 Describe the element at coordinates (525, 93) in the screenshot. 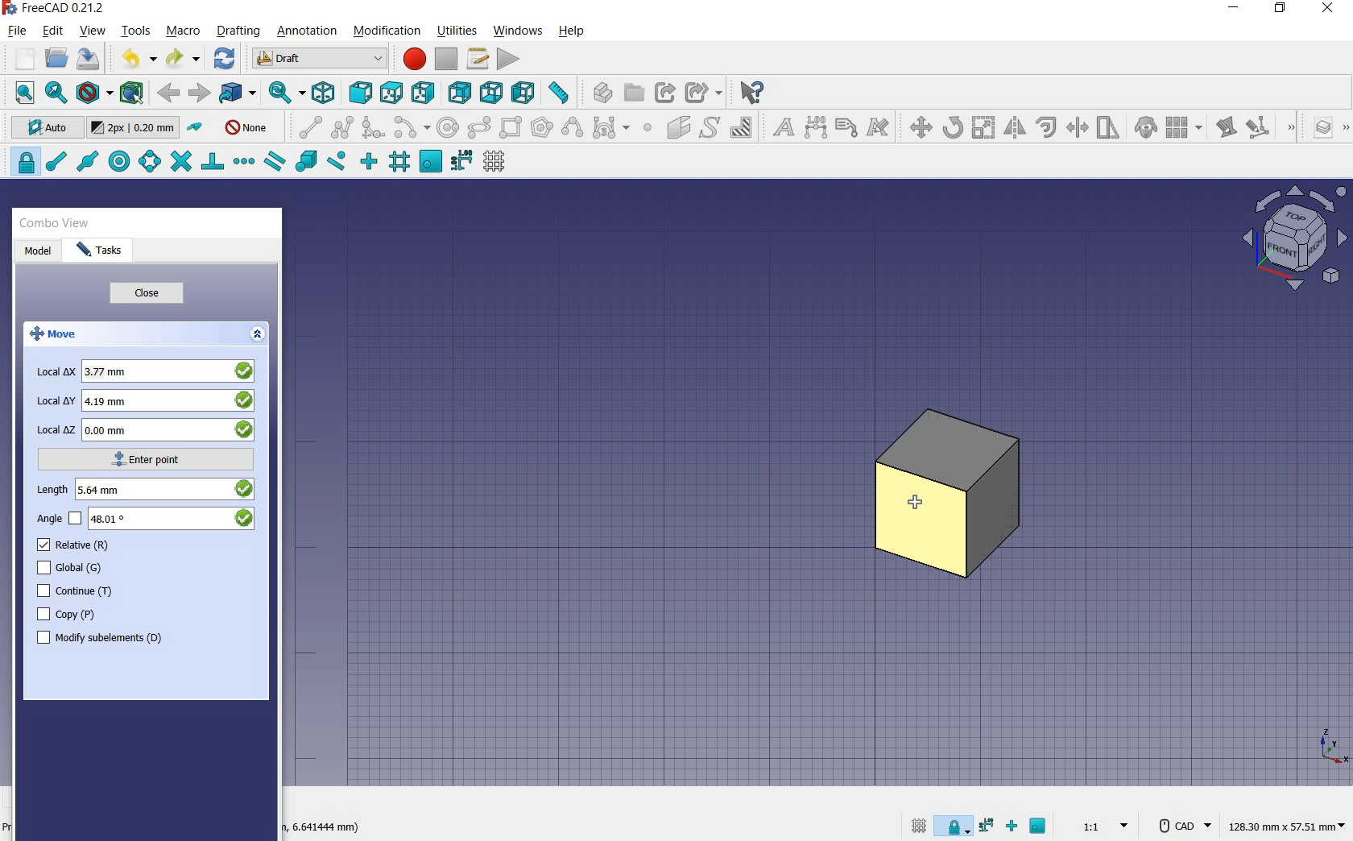

I see `left` at that location.